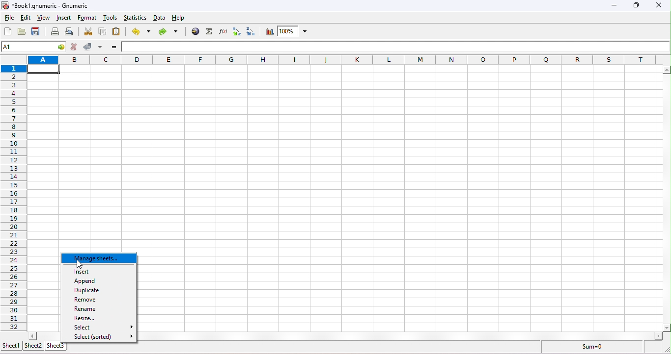 The width and height of the screenshot is (671, 354). What do you see at coordinates (95, 299) in the screenshot?
I see `remove` at bounding box center [95, 299].